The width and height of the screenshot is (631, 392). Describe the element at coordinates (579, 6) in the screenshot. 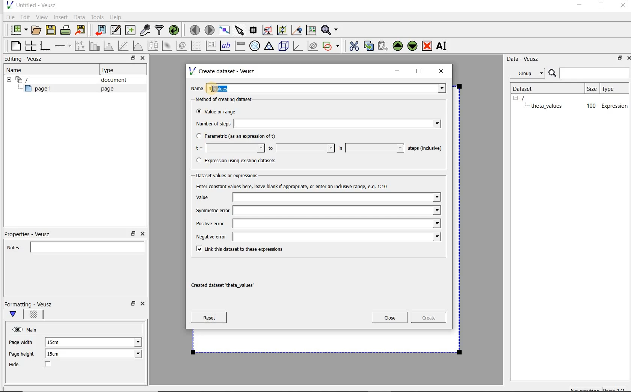

I see `minimize` at that location.